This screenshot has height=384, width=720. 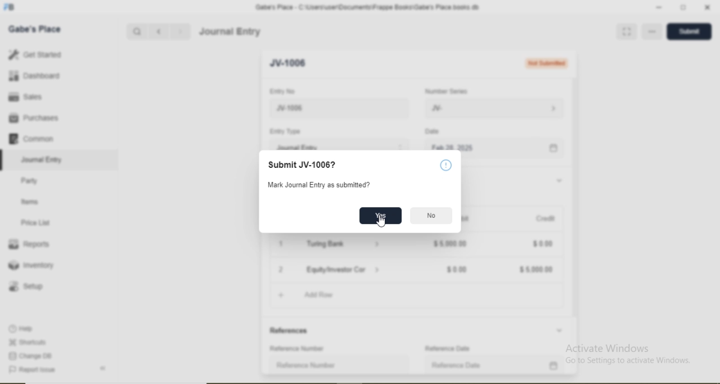 What do you see at coordinates (284, 131) in the screenshot?
I see `Entry Type` at bounding box center [284, 131].